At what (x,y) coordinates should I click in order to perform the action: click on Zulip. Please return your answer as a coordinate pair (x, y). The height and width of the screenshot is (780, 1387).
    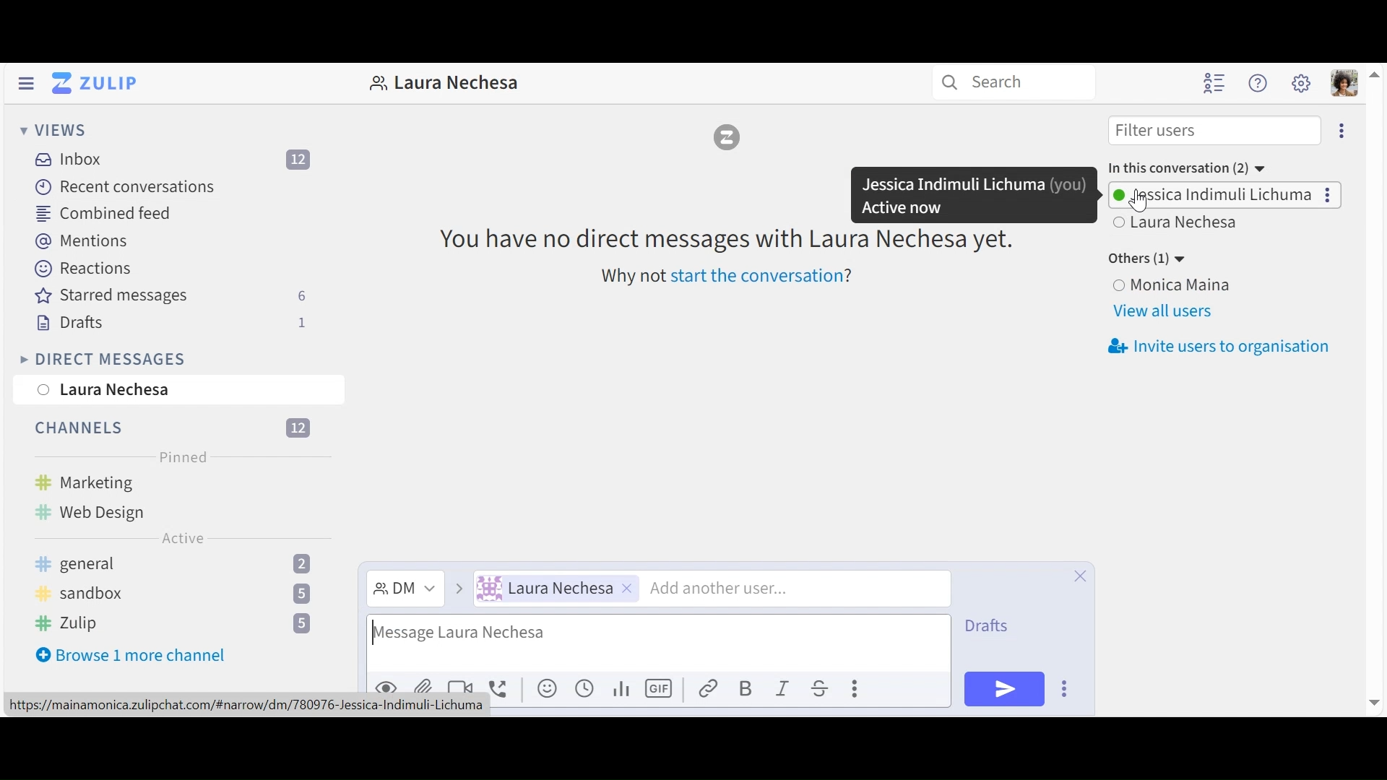
    Looking at the image, I should click on (173, 623).